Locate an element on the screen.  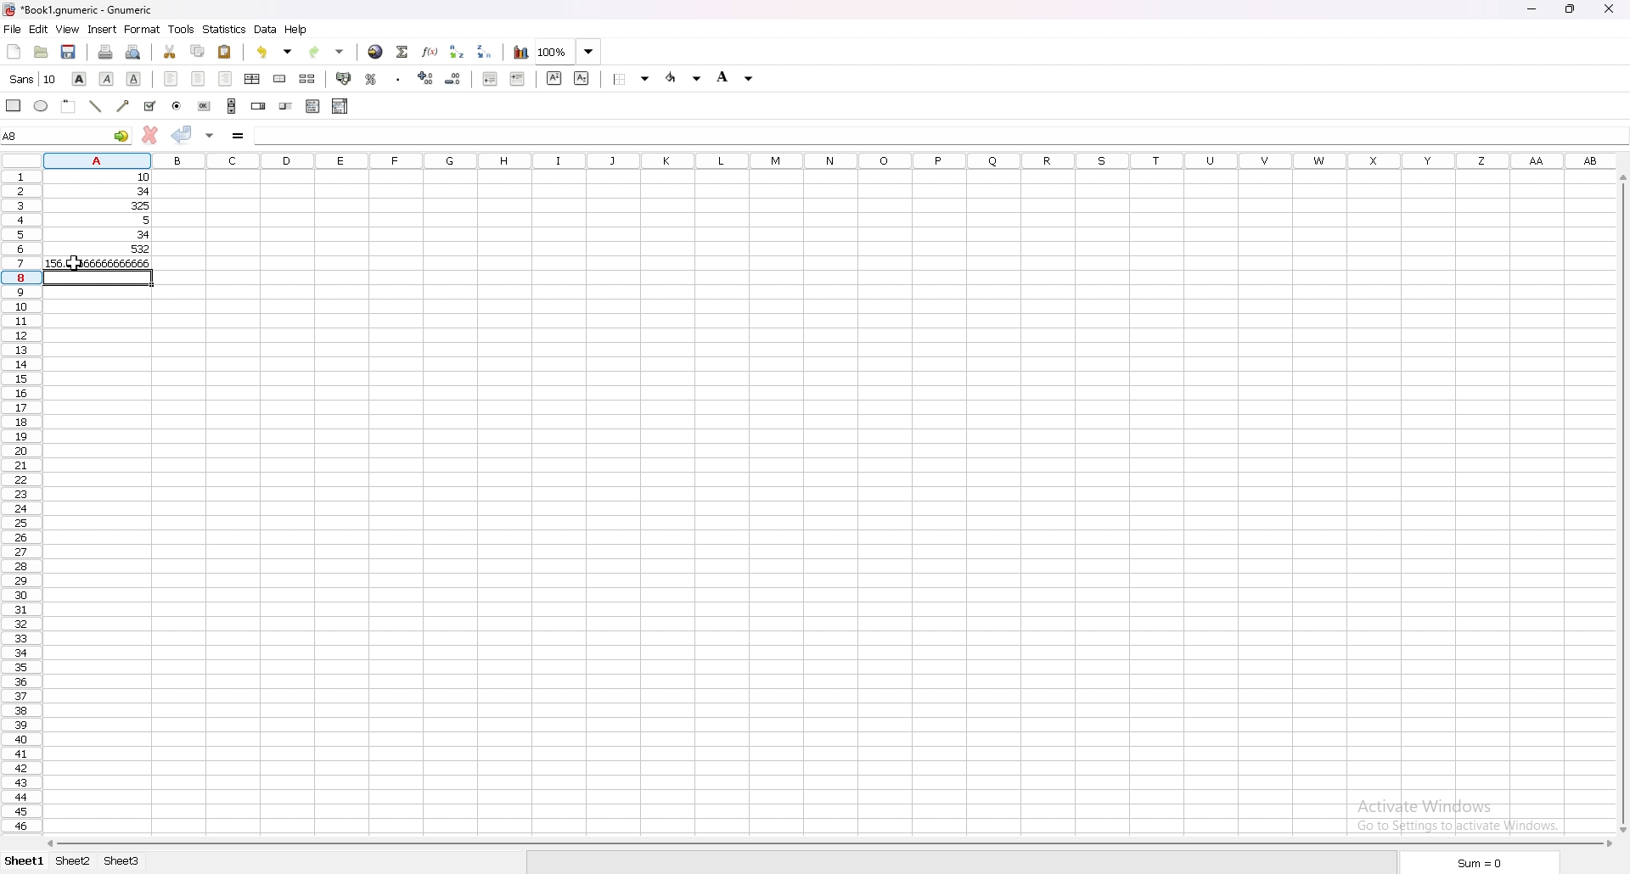
subscript is located at coordinates (581, 78).